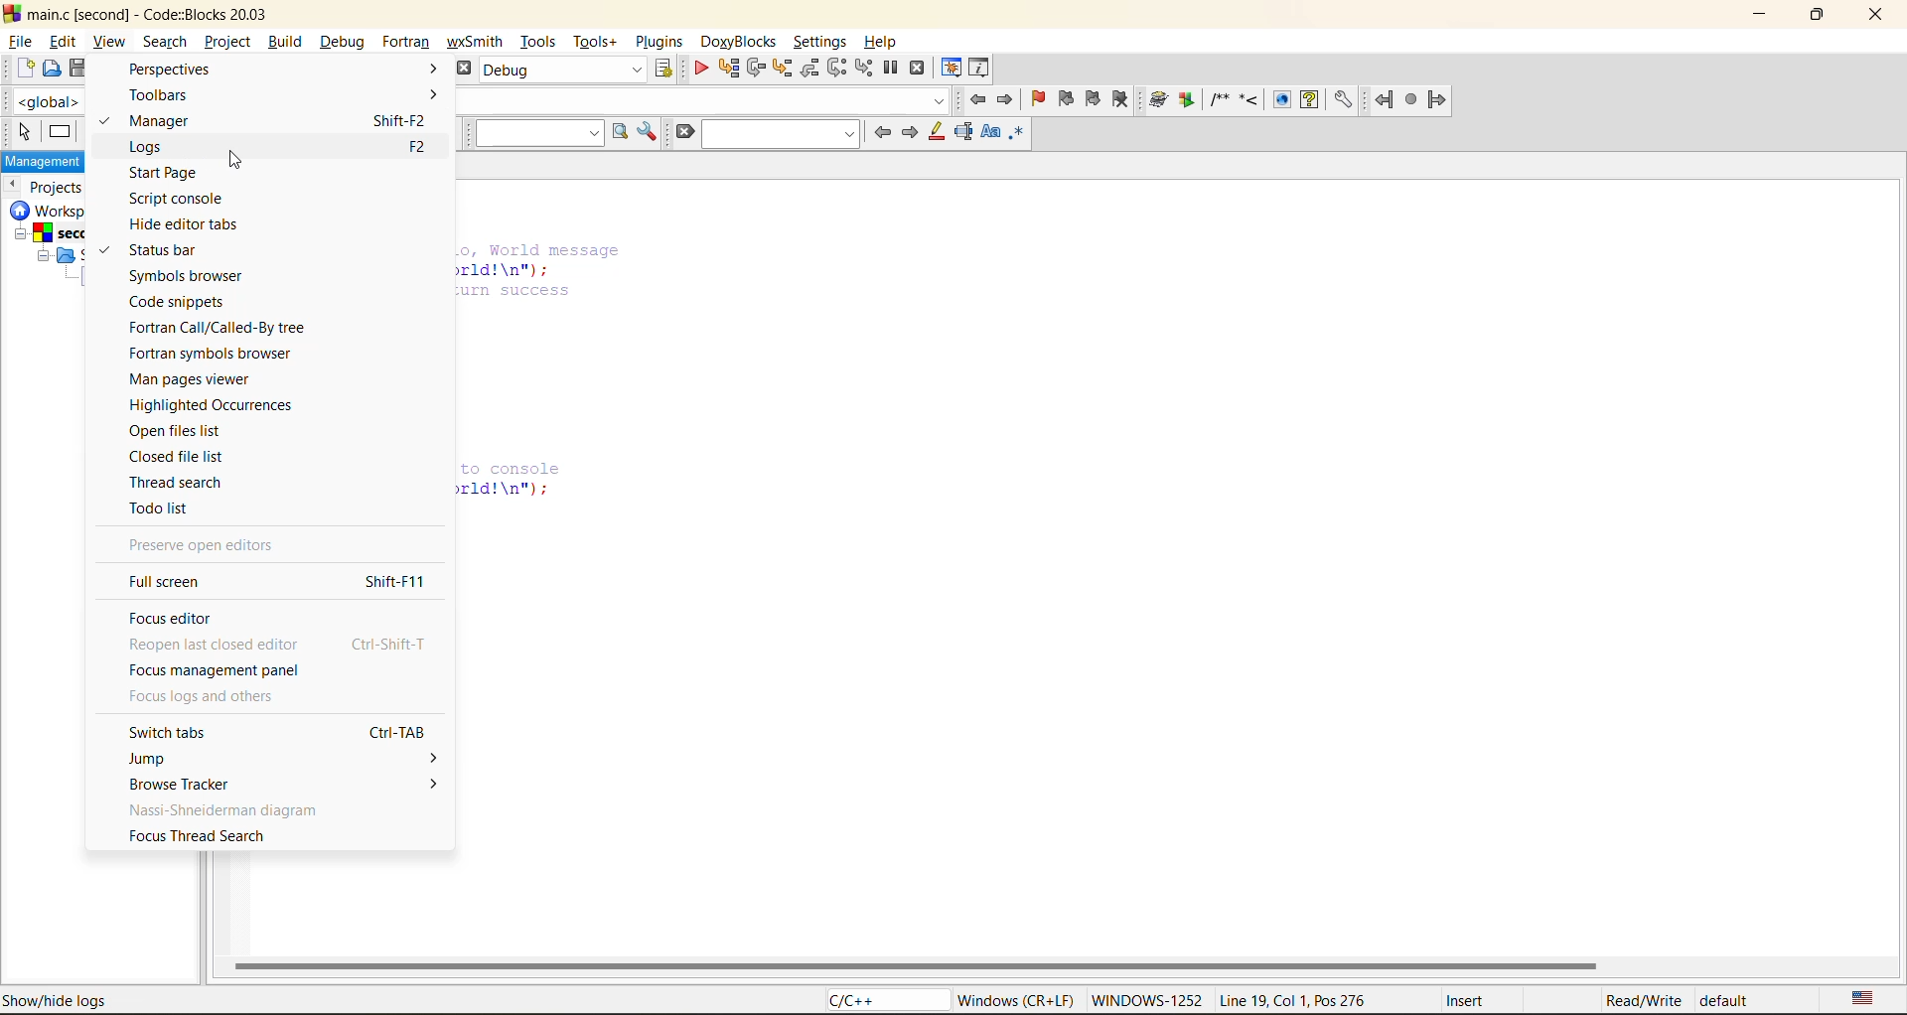 The image size is (1907, 1015). What do you see at coordinates (936, 136) in the screenshot?
I see `highlight` at bounding box center [936, 136].